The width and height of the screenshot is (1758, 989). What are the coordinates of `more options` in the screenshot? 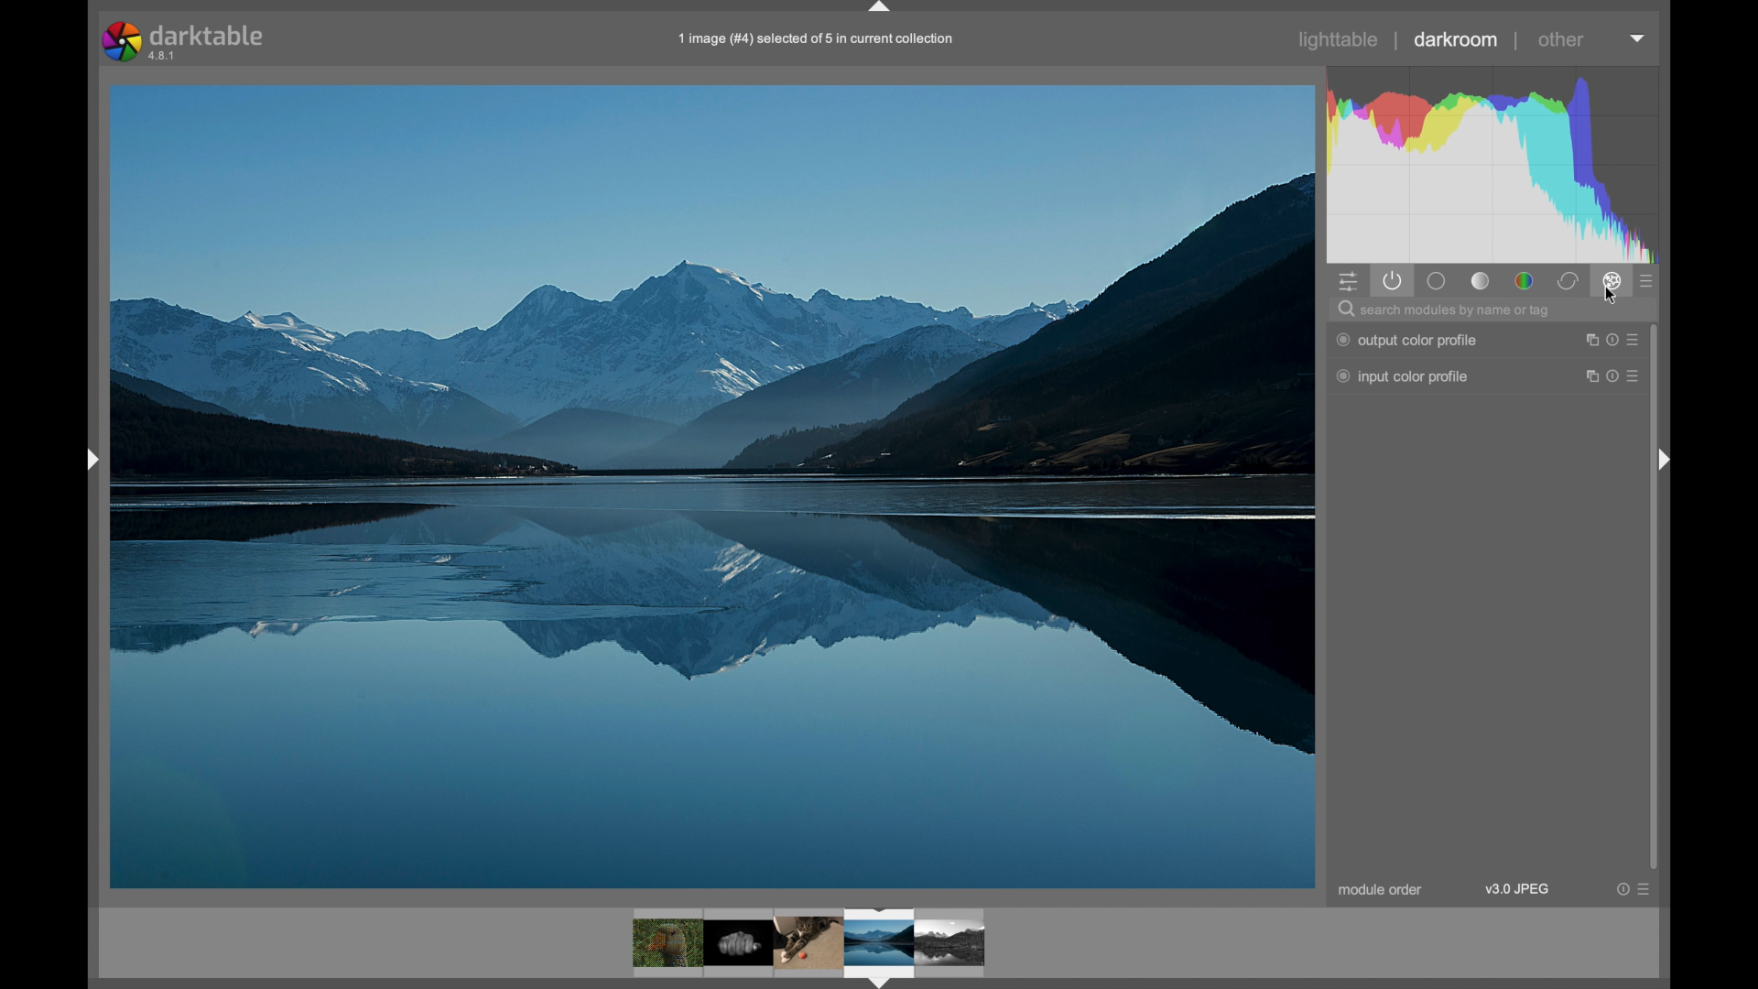 It's located at (1613, 341).